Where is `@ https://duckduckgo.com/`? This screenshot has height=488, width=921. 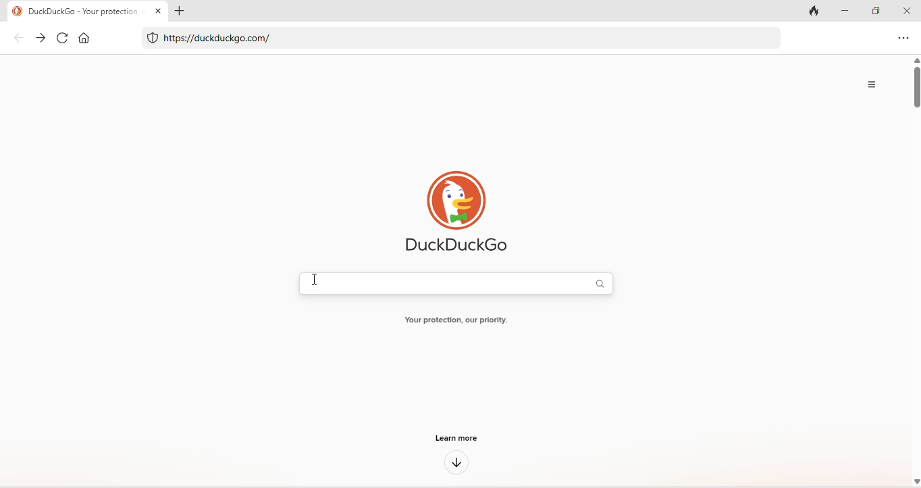 @ https://duckduckgo.com/ is located at coordinates (218, 38).